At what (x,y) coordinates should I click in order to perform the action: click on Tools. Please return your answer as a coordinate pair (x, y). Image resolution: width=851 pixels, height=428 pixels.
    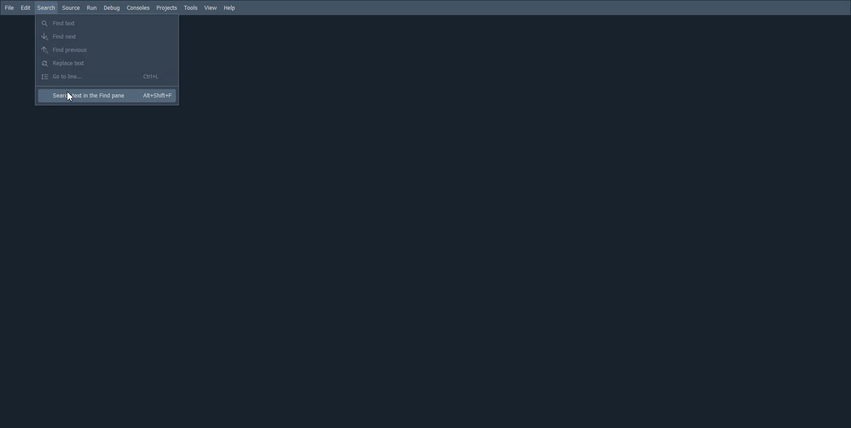
    Looking at the image, I should click on (191, 7).